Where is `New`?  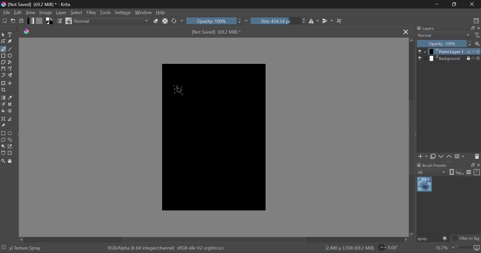
New is located at coordinates (5, 21).